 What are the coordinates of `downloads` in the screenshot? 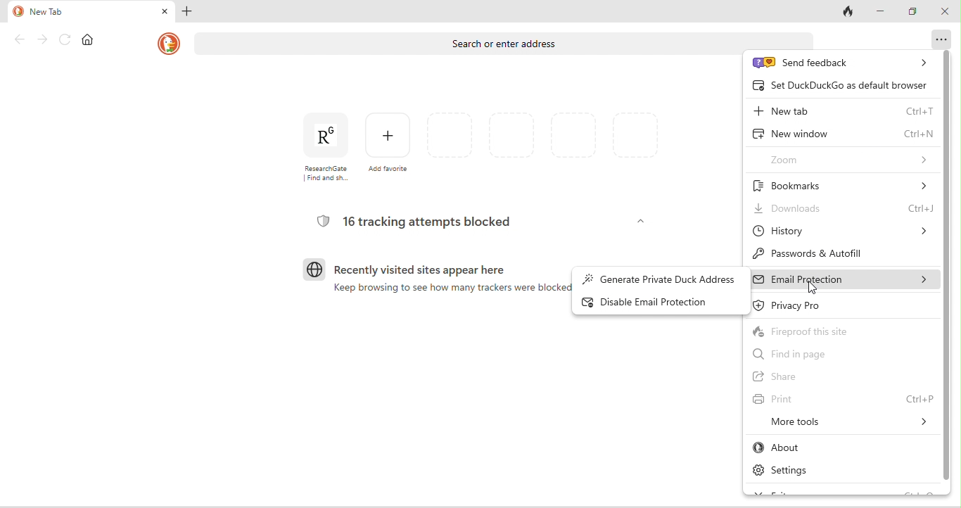 It's located at (841, 209).